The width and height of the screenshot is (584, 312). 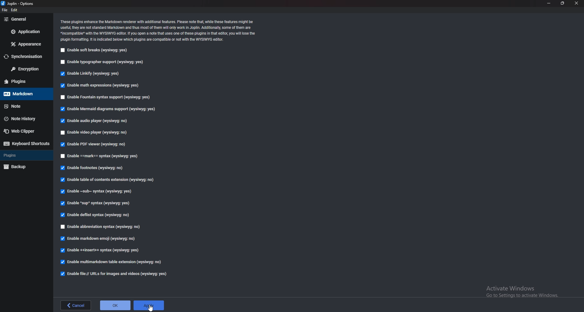 What do you see at coordinates (24, 56) in the screenshot?
I see `Synchronization` at bounding box center [24, 56].